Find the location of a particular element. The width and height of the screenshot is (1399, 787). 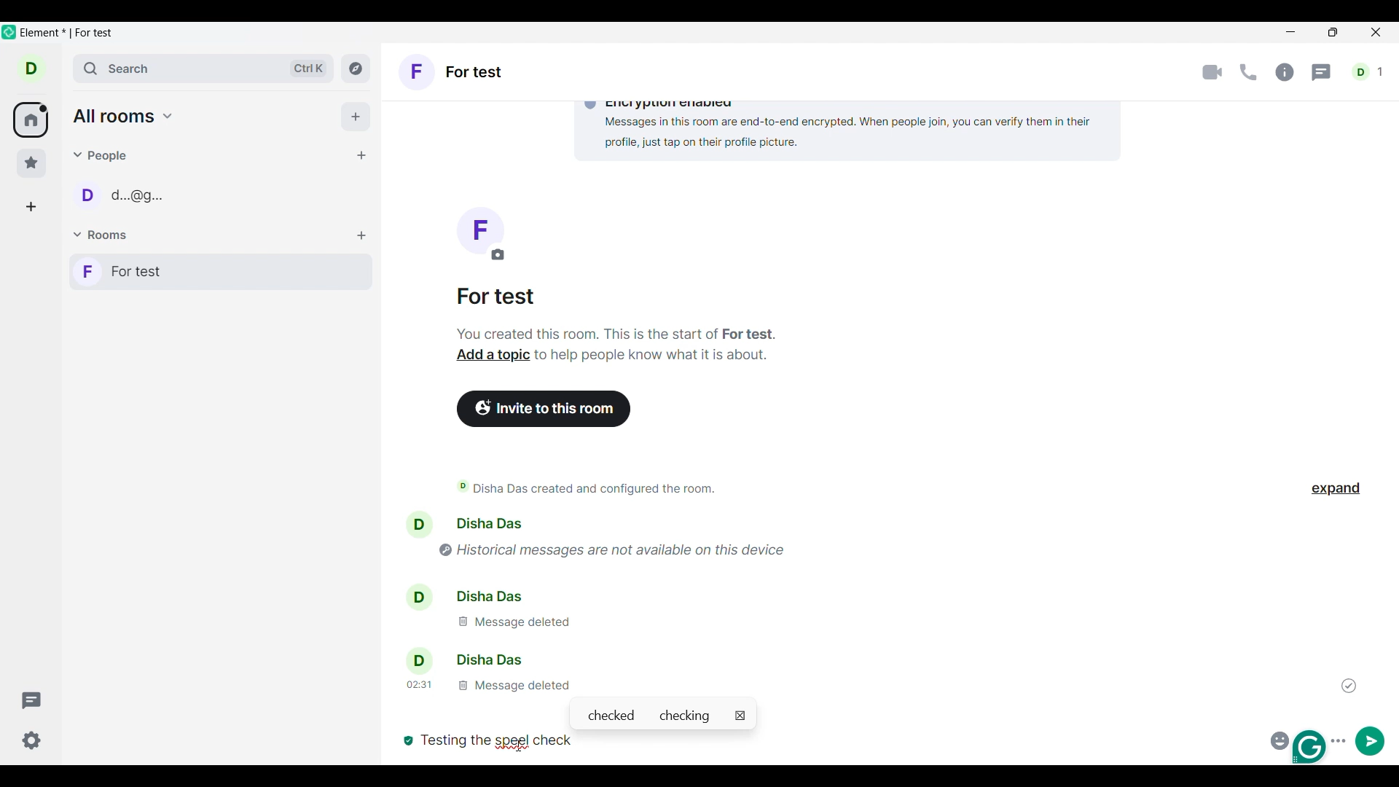

message deleted is located at coordinates (512, 622).